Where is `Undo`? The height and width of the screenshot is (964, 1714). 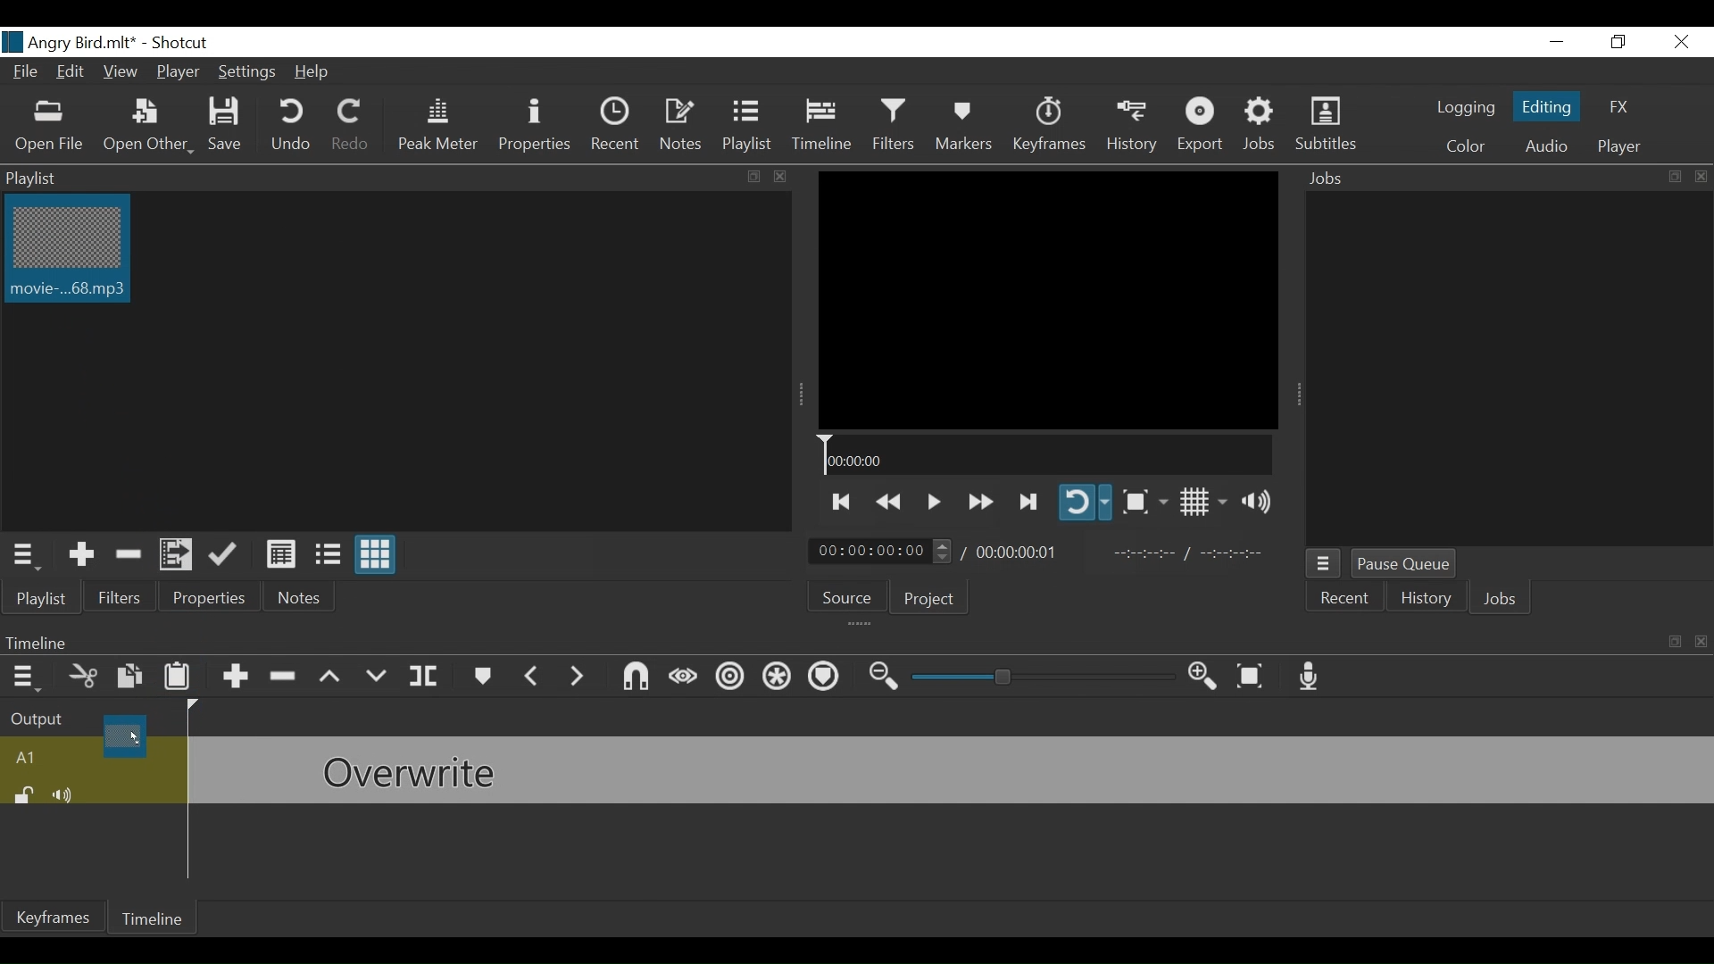 Undo is located at coordinates (291, 126).